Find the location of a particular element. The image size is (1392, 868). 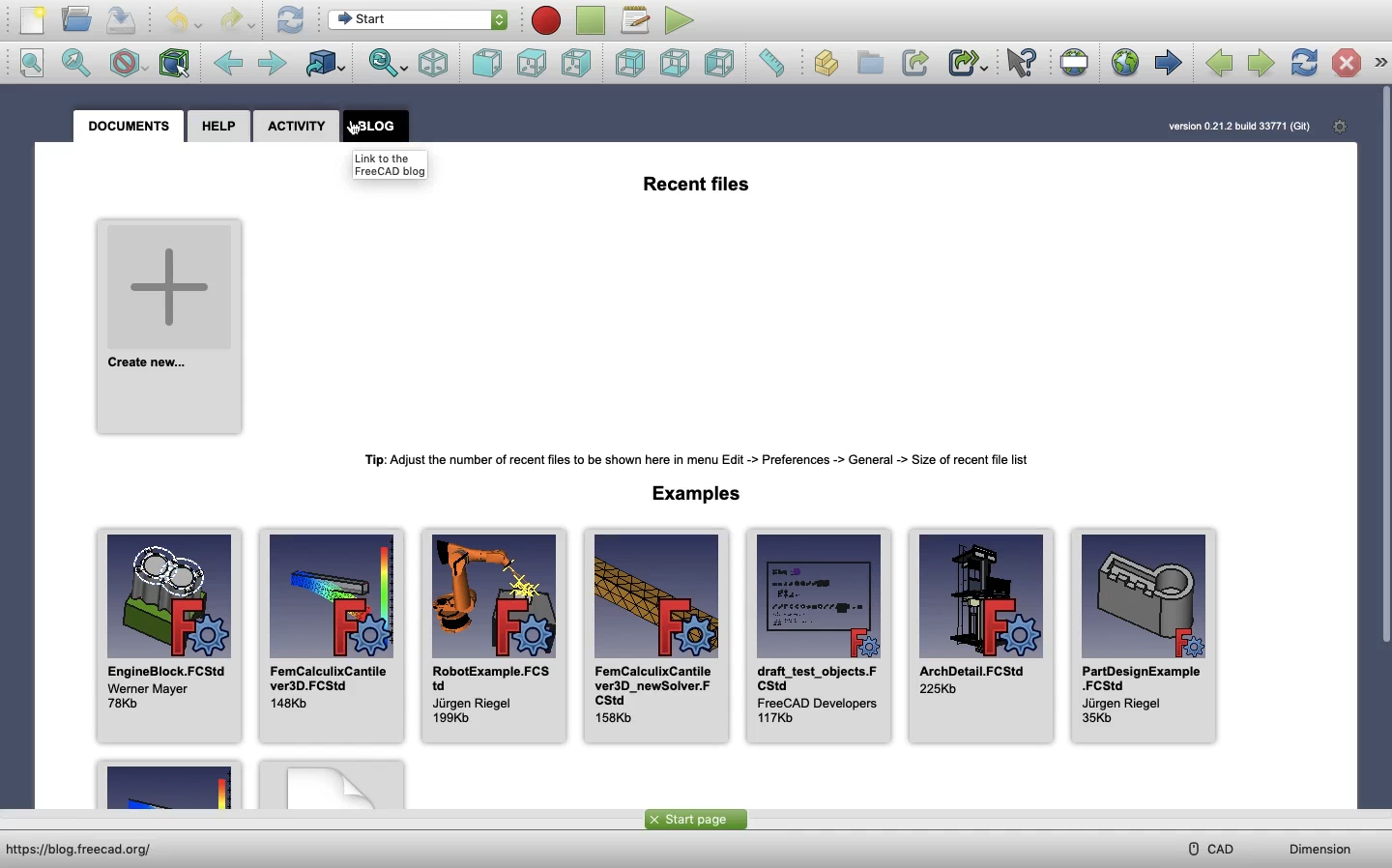

Record Macro is located at coordinates (546, 20).